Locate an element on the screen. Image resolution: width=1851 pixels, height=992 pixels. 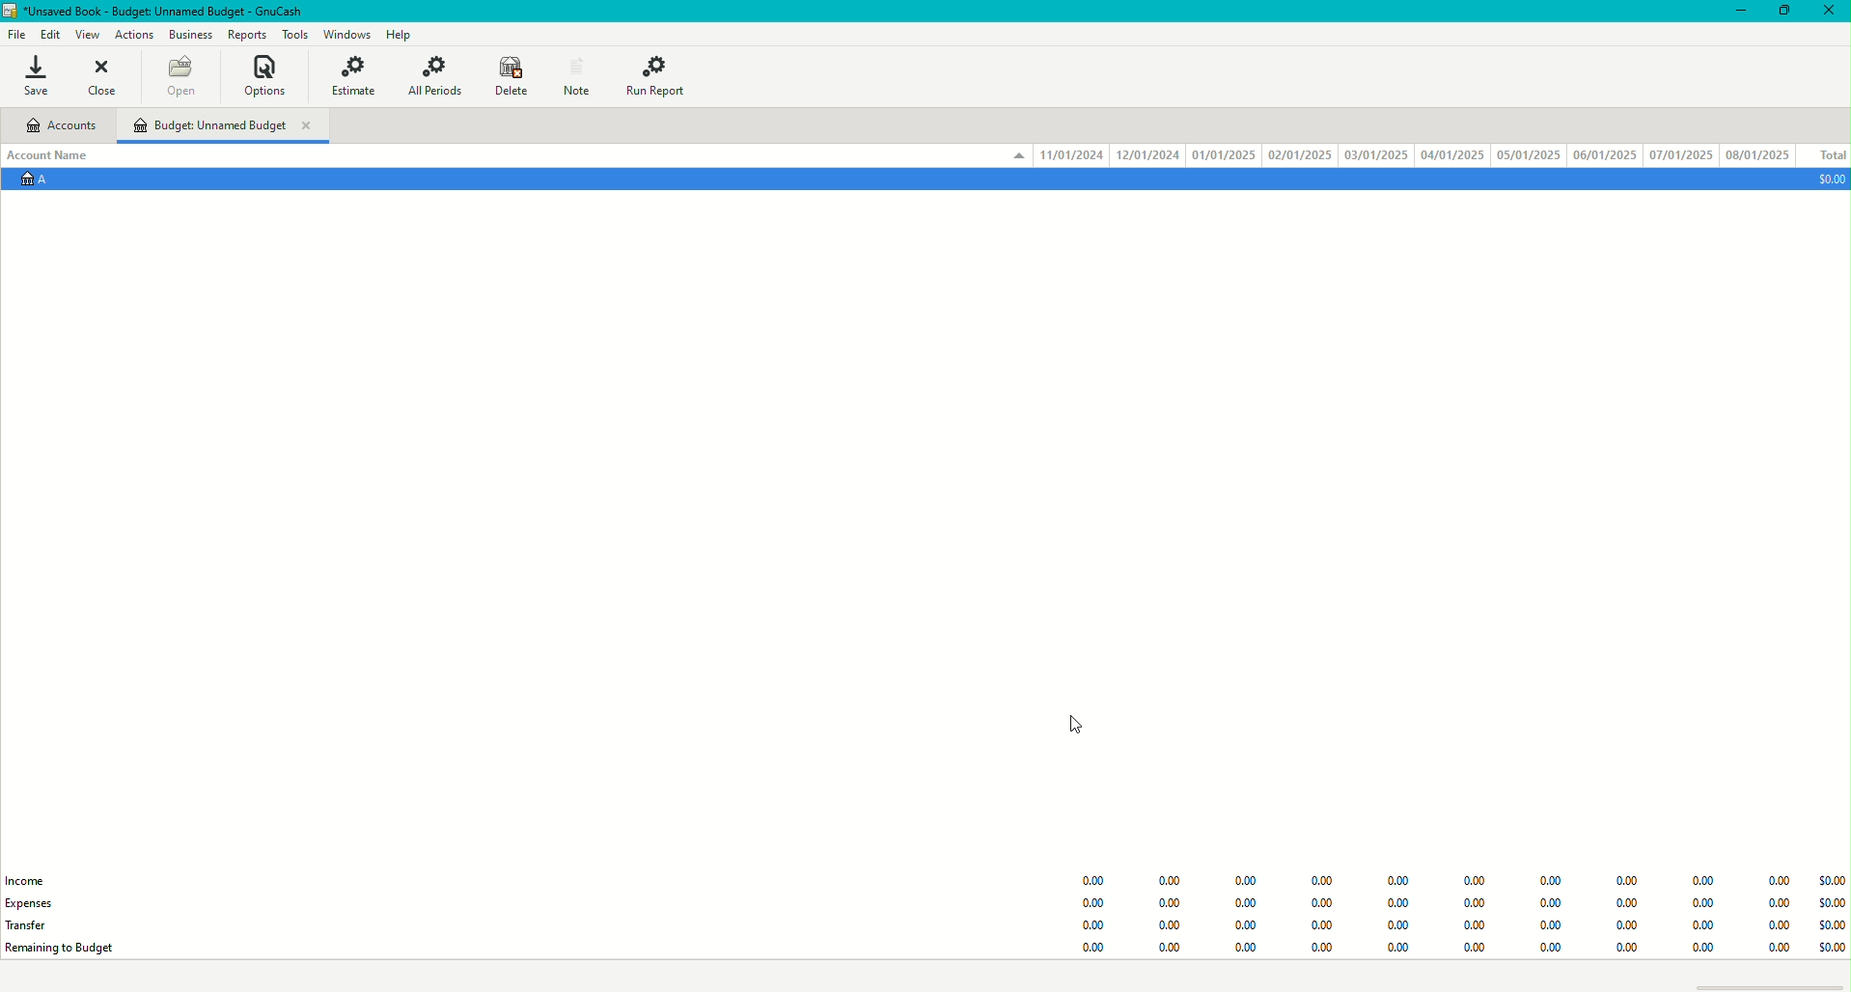
Actions is located at coordinates (133, 34).